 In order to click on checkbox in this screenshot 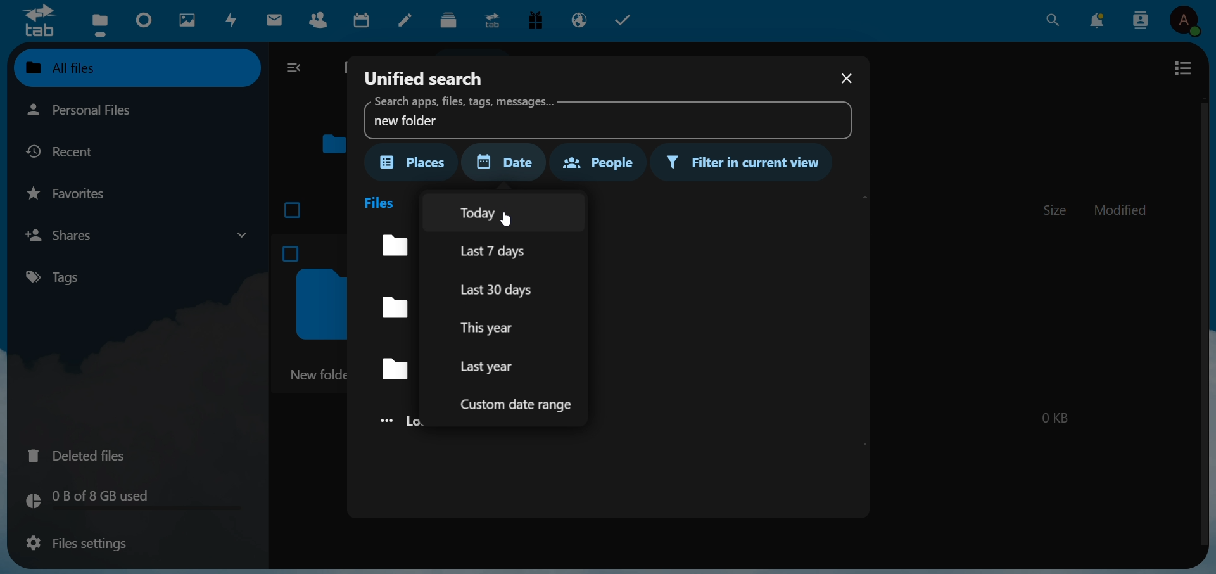, I will do `click(293, 252)`.